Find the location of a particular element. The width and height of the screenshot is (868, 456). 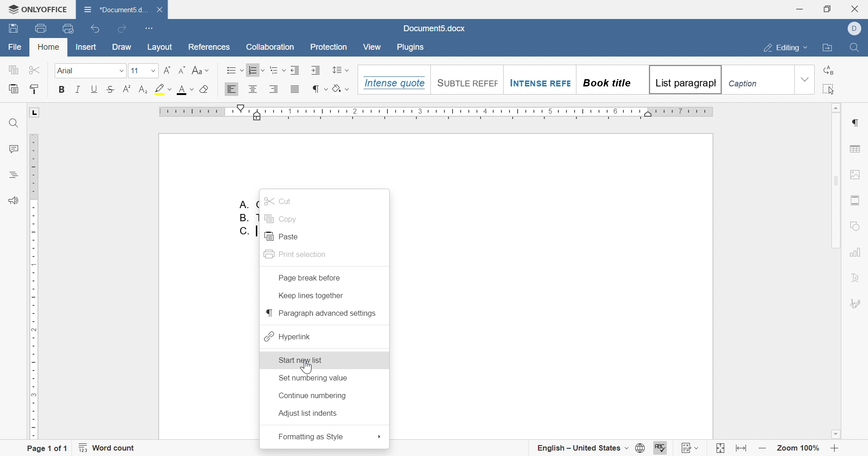

redo is located at coordinates (122, 29).